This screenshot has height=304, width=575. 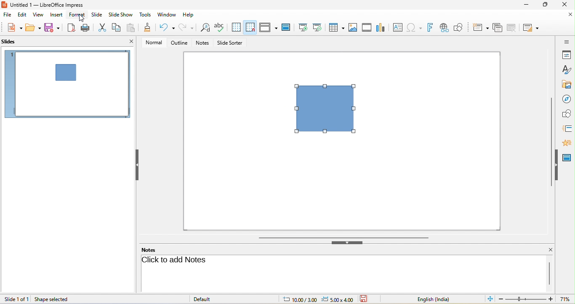 What do you see at coordinates (137, 166) in the screenshot?
I see `hide` at bounding box center [137, 166].